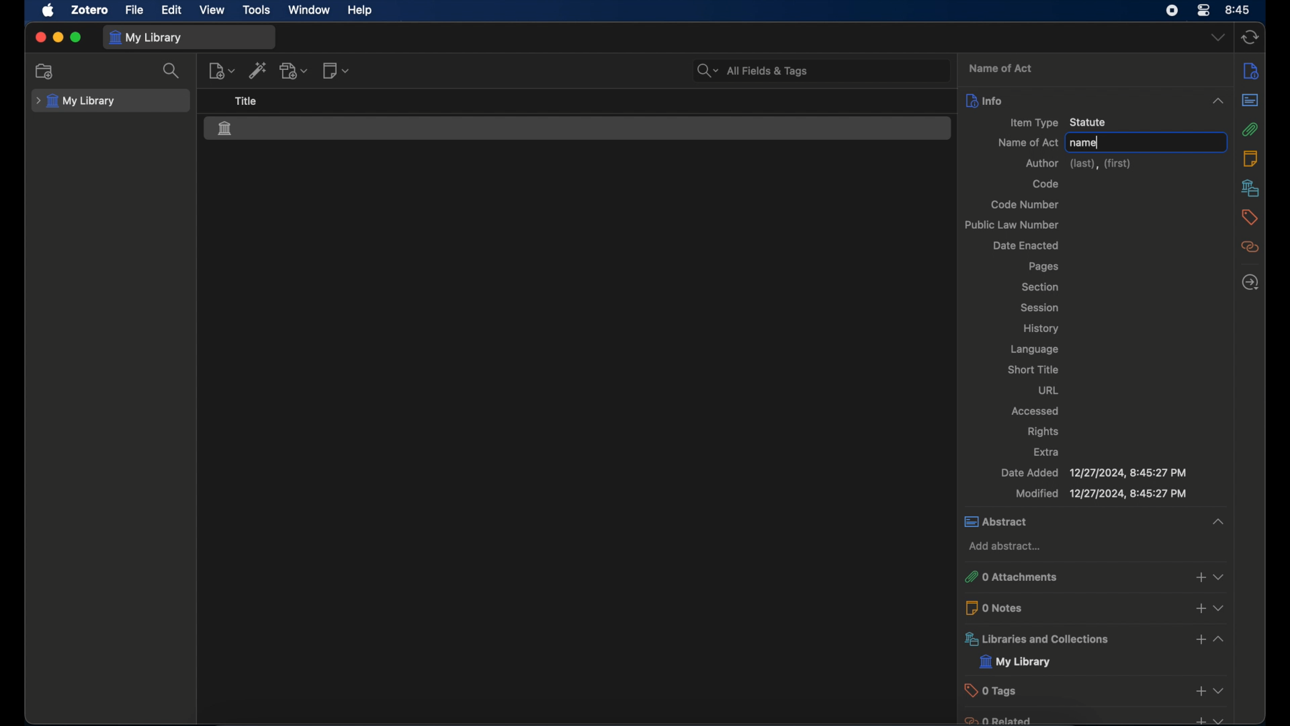 The height and width of the screenshot is (726, 1290). I want to click on my library, so click(77, 102).